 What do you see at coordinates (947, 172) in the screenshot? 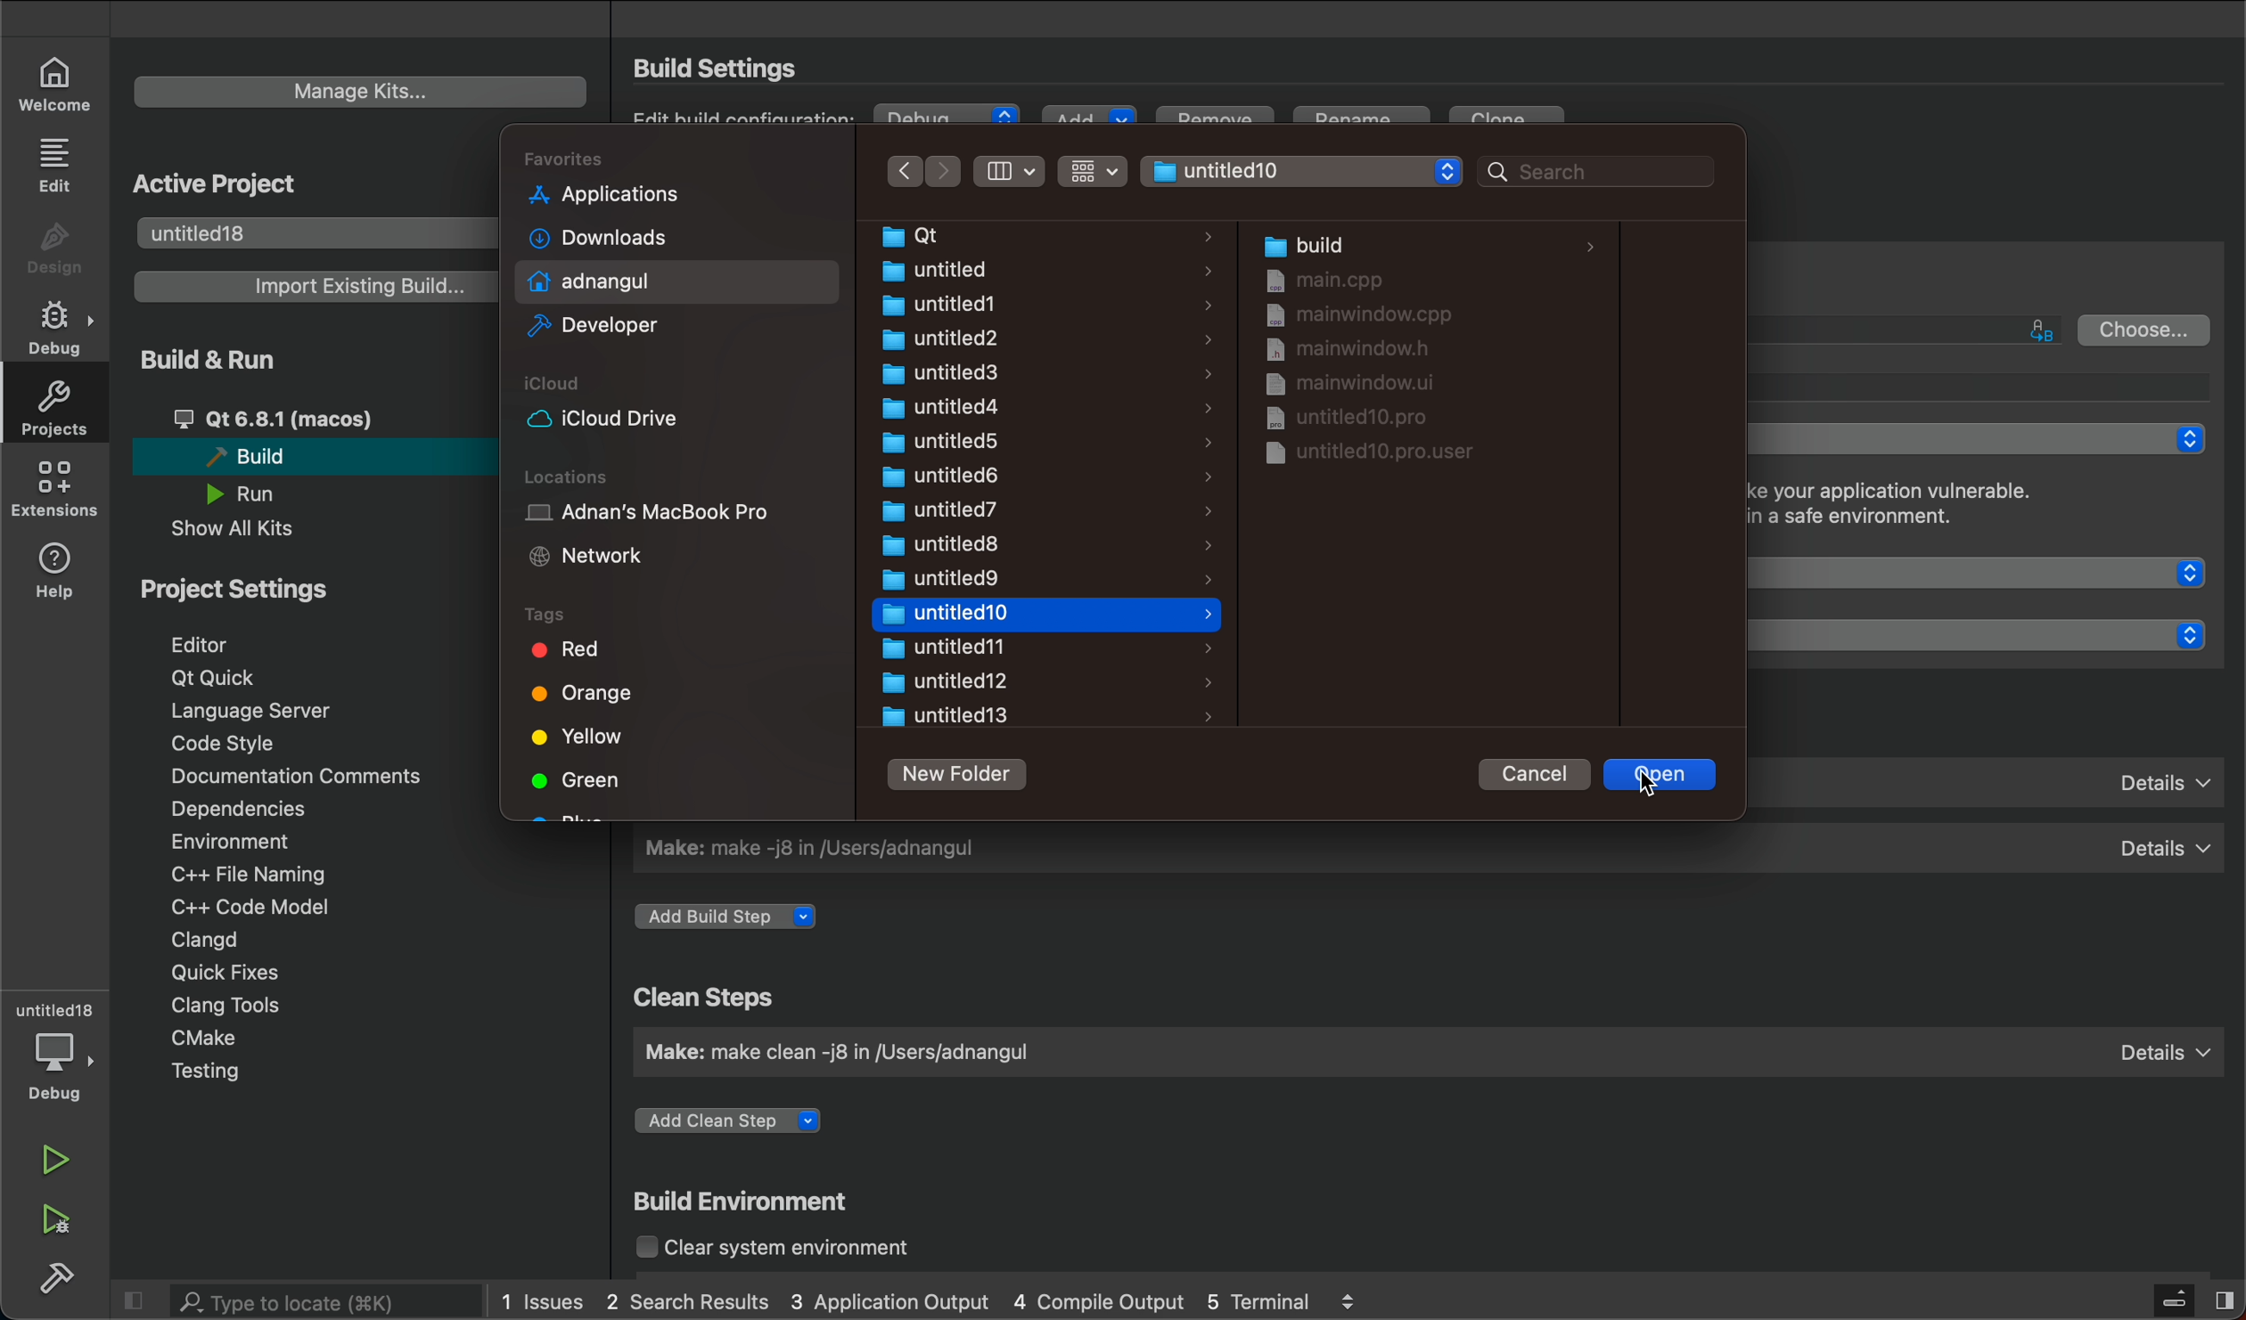
I see `next` at bounding box center [947, 172].